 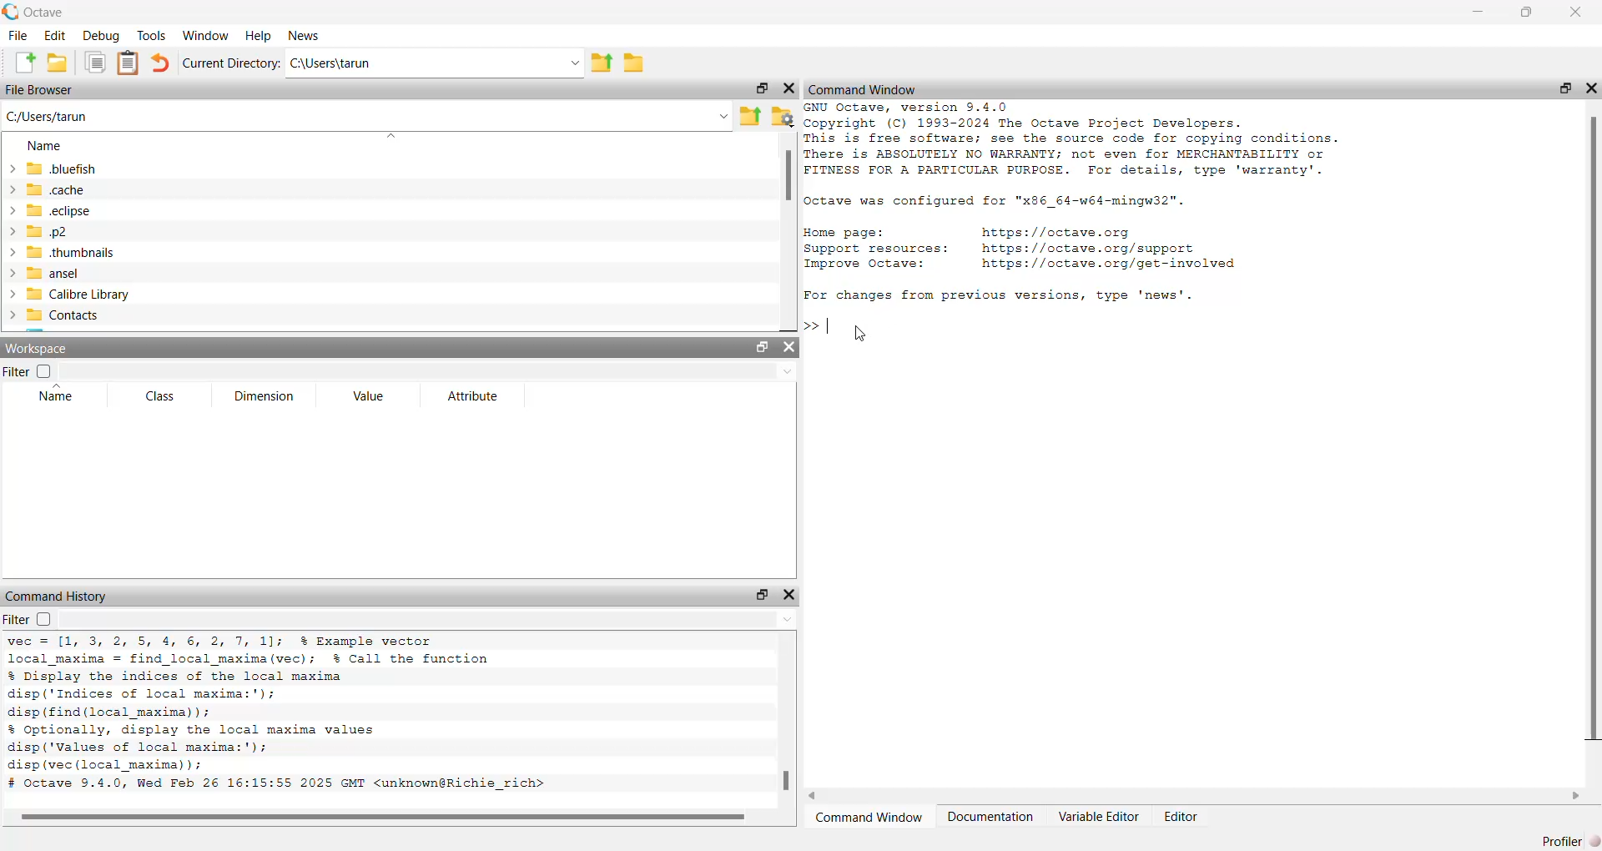 What do you see at coordinates (58, 395) in the screenshot?
I see `Name` at bounding box center [58, 395].